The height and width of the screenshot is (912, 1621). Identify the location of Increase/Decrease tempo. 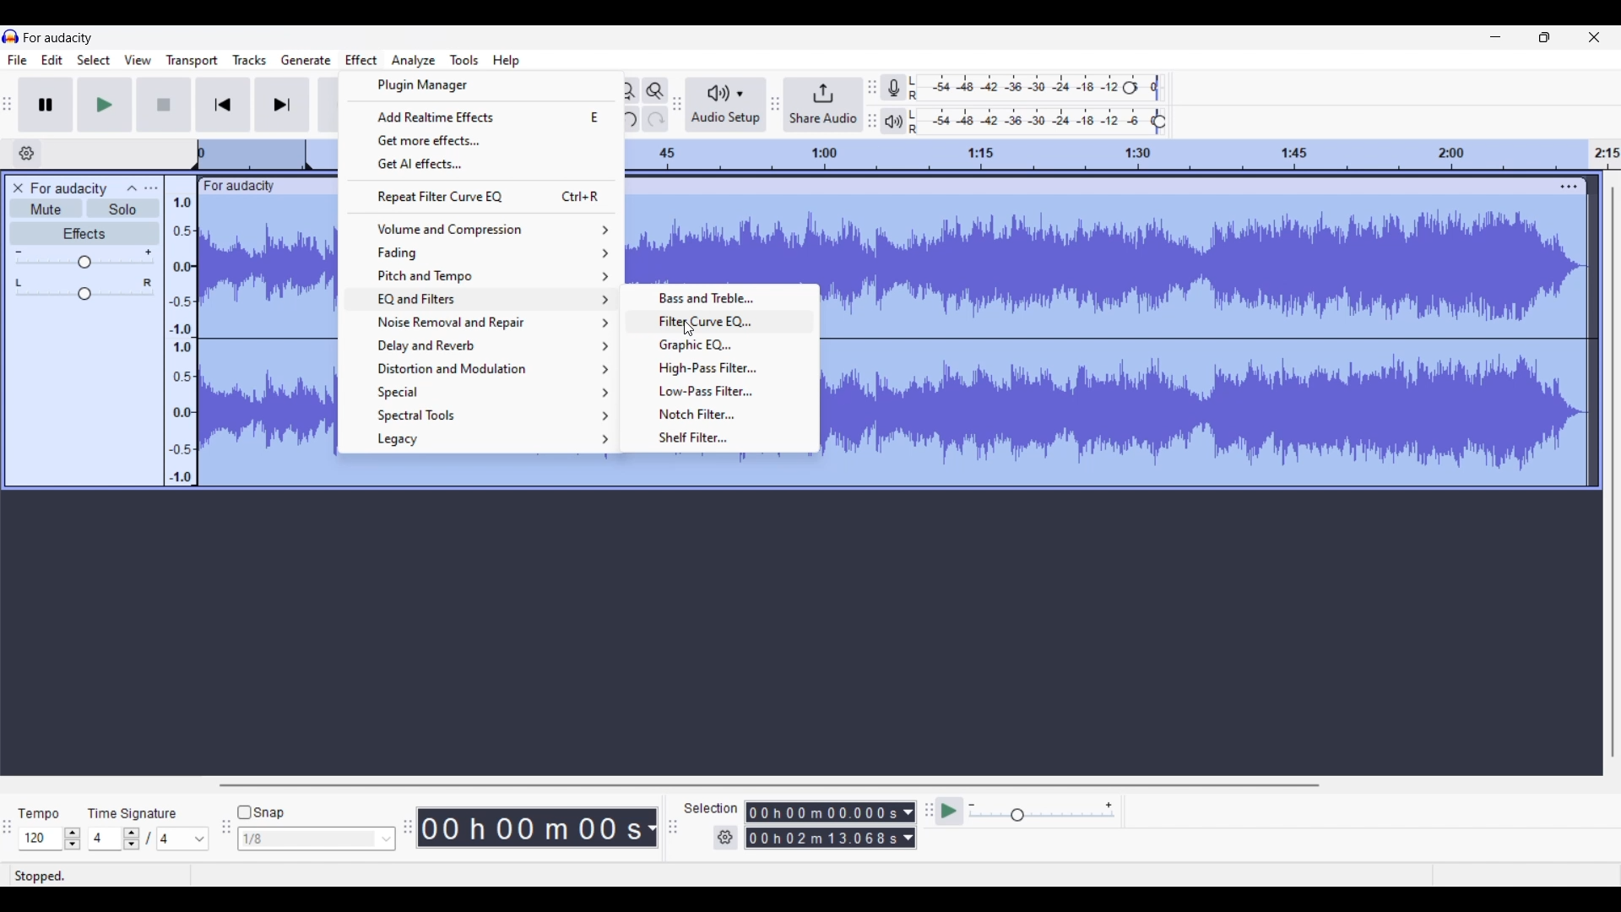
(73, 839).